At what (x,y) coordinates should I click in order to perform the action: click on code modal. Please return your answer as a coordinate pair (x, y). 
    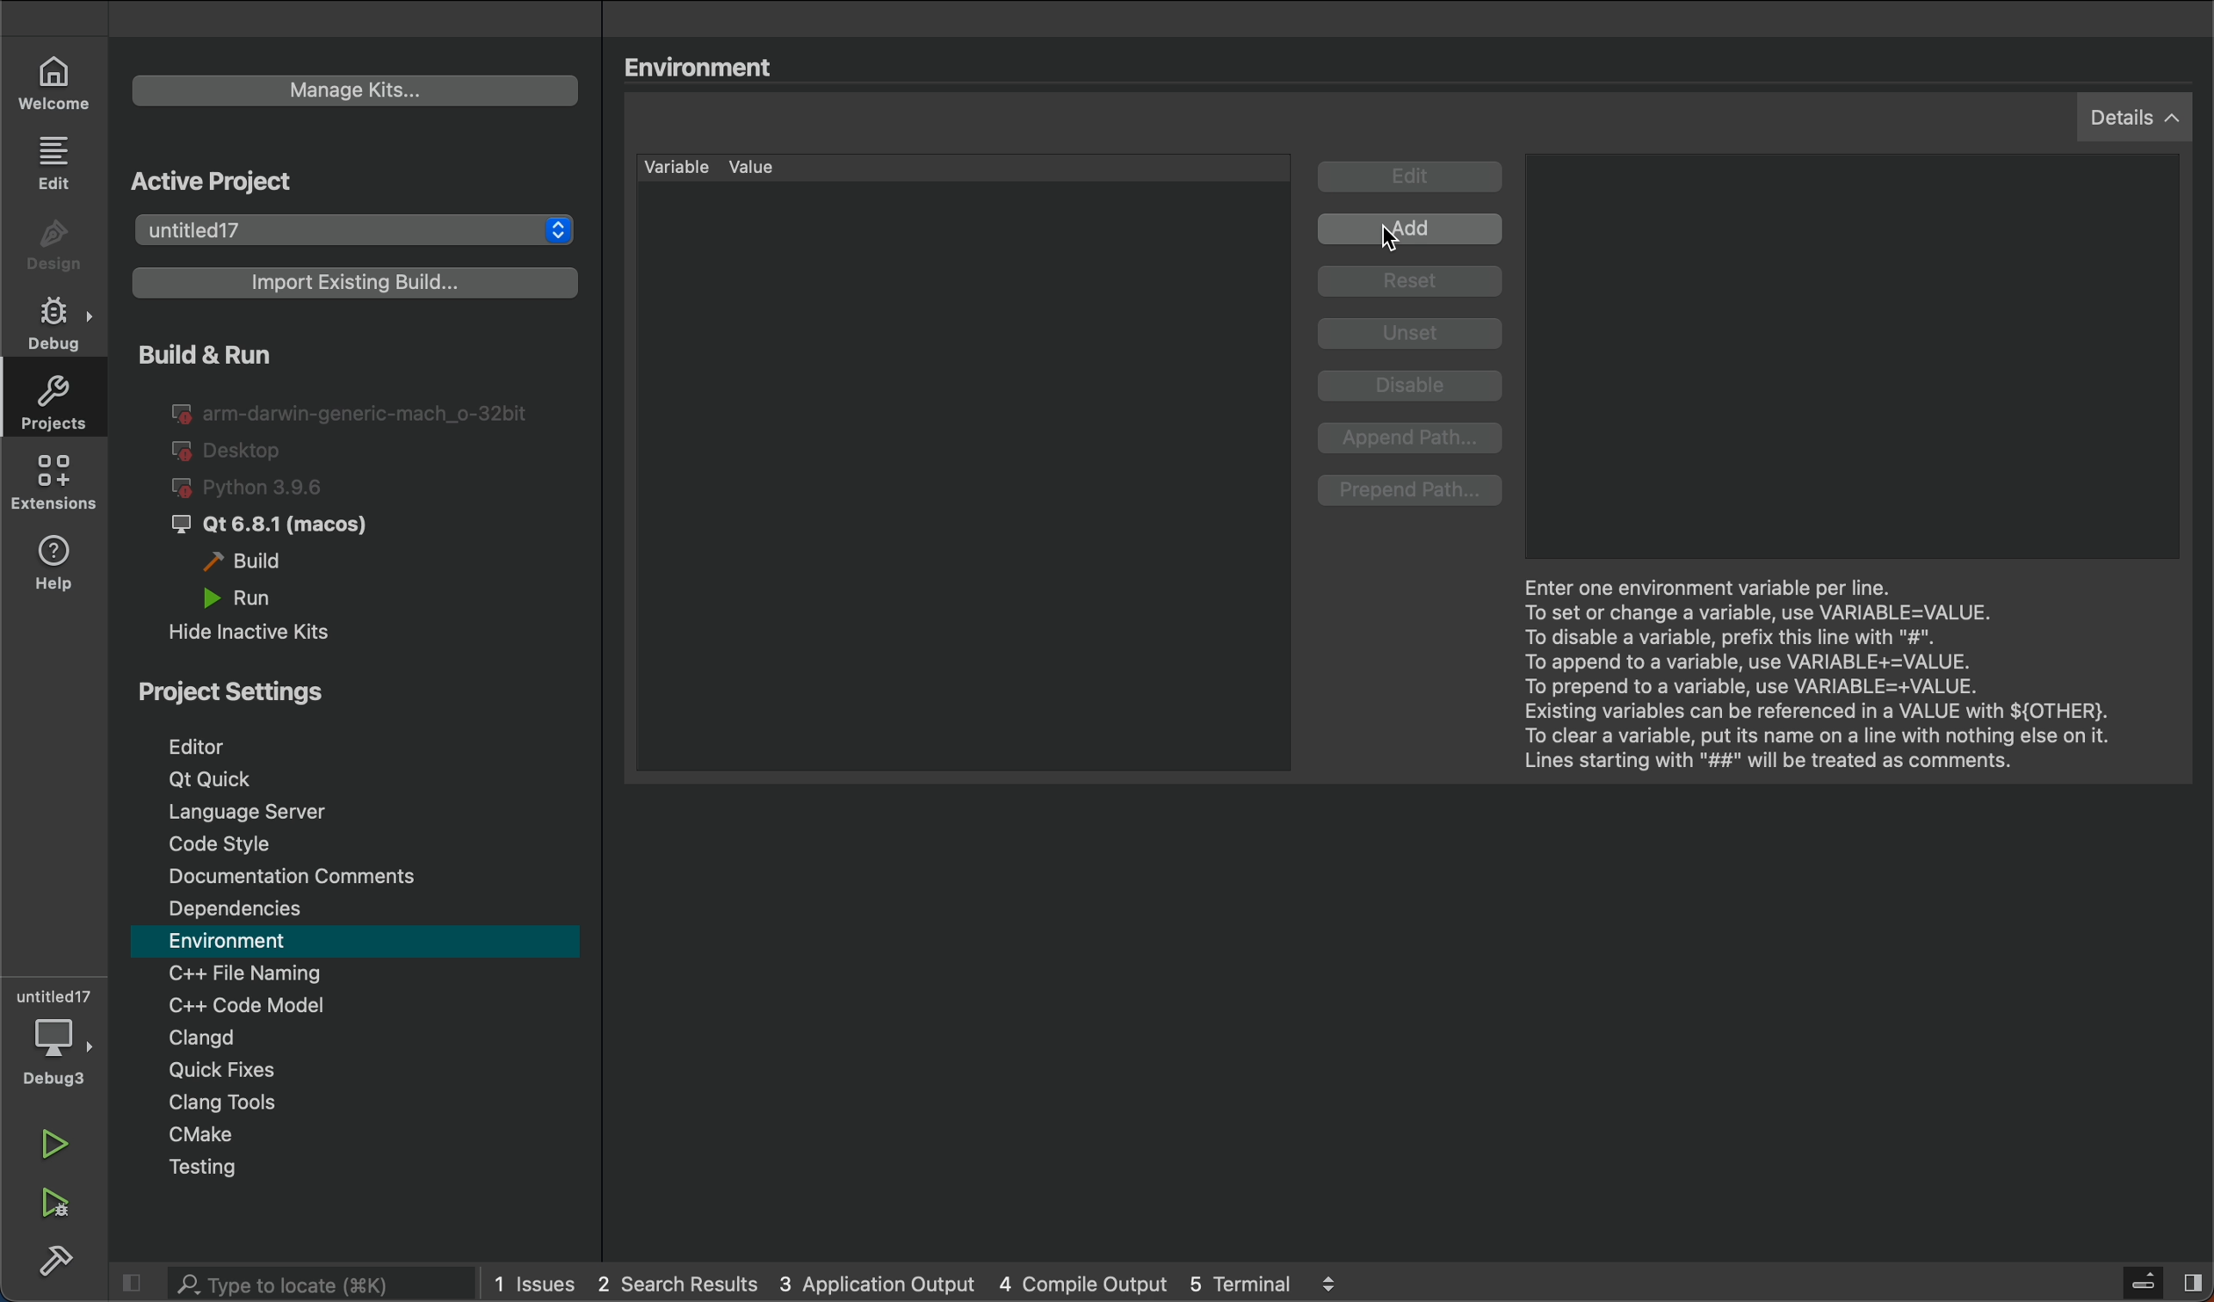
    Looking at the image, I should click on (359, 1004).